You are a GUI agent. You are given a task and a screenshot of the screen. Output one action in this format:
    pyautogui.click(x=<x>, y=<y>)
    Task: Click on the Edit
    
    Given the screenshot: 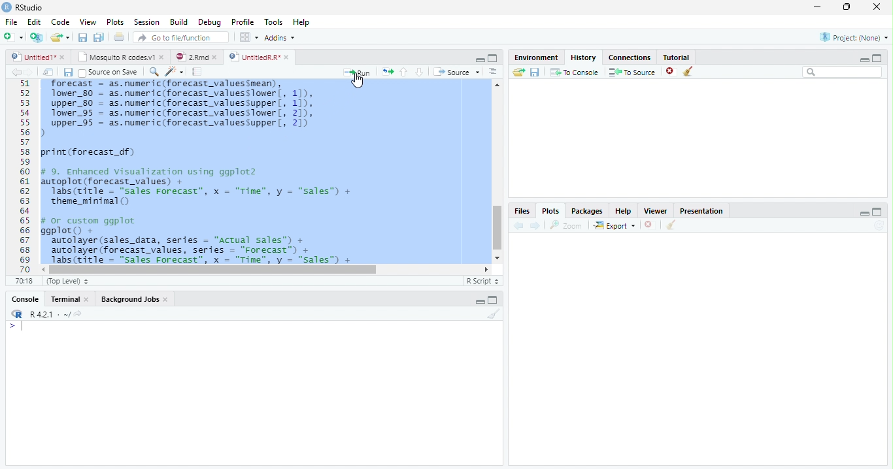 What is the action you would take?
    pyautogui.click(x=35, y=22)
    